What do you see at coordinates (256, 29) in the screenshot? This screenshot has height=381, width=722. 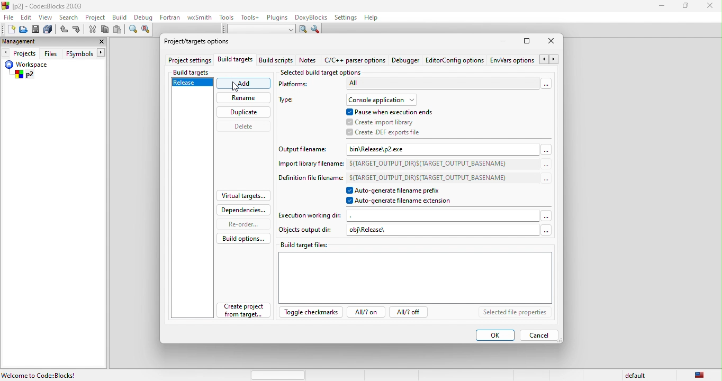 I see `text to search` at bounding box center [256, 29].